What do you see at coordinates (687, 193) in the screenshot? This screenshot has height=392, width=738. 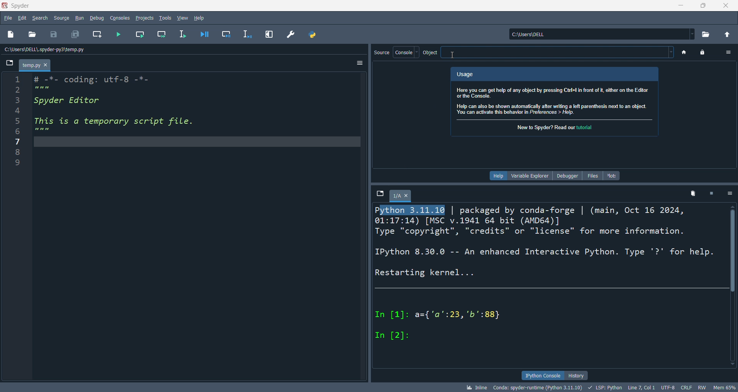 I see `delete` at bounding box center [687, 193].